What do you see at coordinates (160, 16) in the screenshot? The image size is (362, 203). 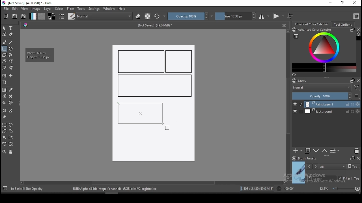 I see `reload original preset` at bounding box center [160, 16].